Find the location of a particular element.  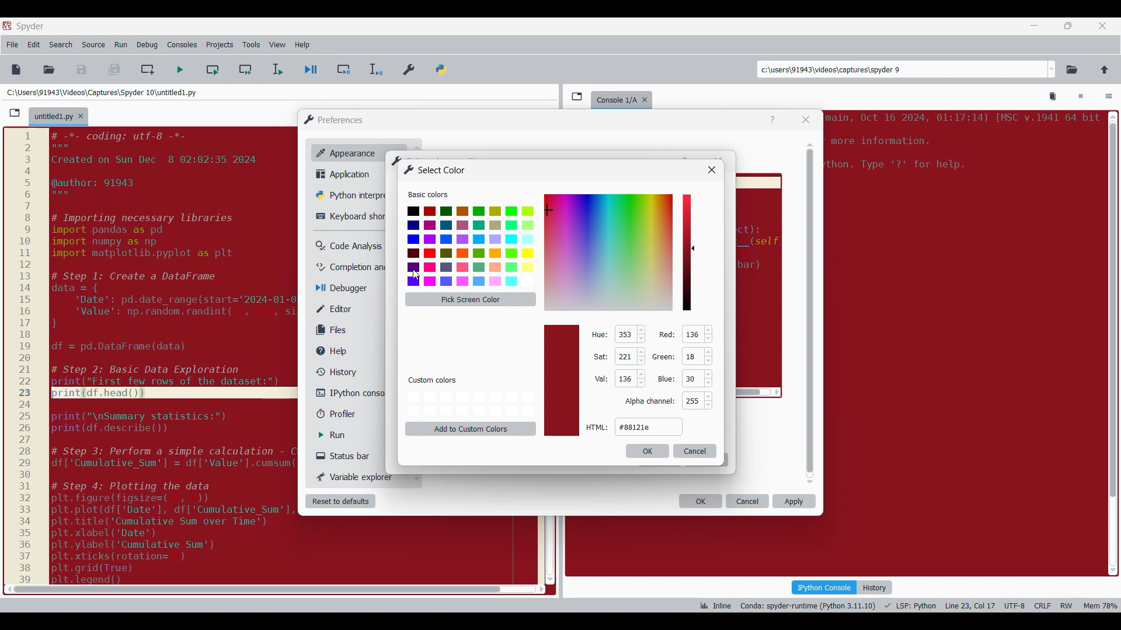

Indicates text box to input color code is located at coordinates (597, 427).